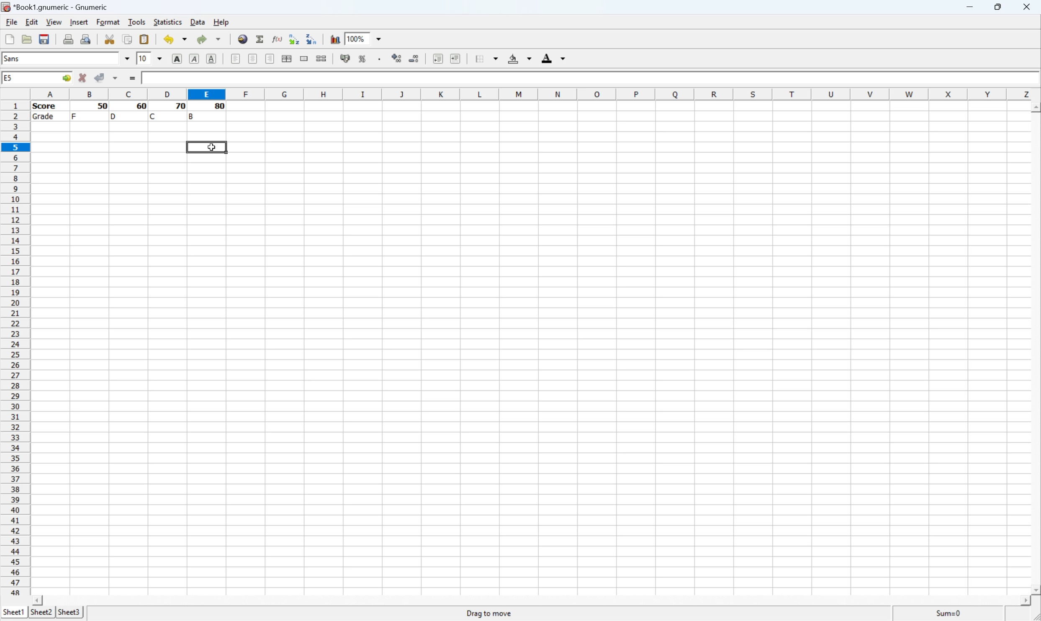  What do you see at coordinates (305, 58) in the screenshot?
I see `Merge a range of cells` at bounding box center [305, 58].